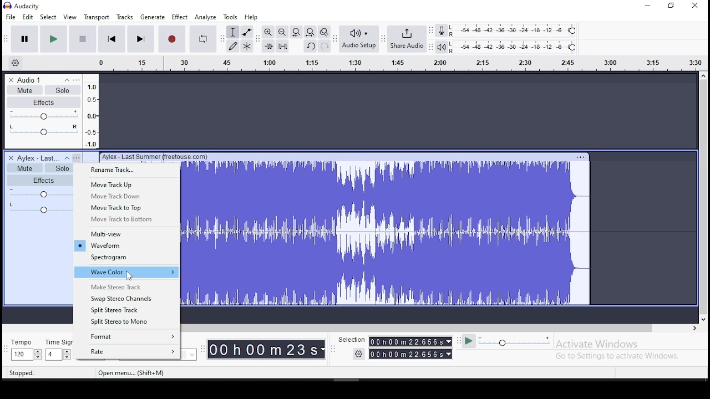  Describe the element at coordinates (126, 285) in the screenshot. I see `make stereo track` at that location.